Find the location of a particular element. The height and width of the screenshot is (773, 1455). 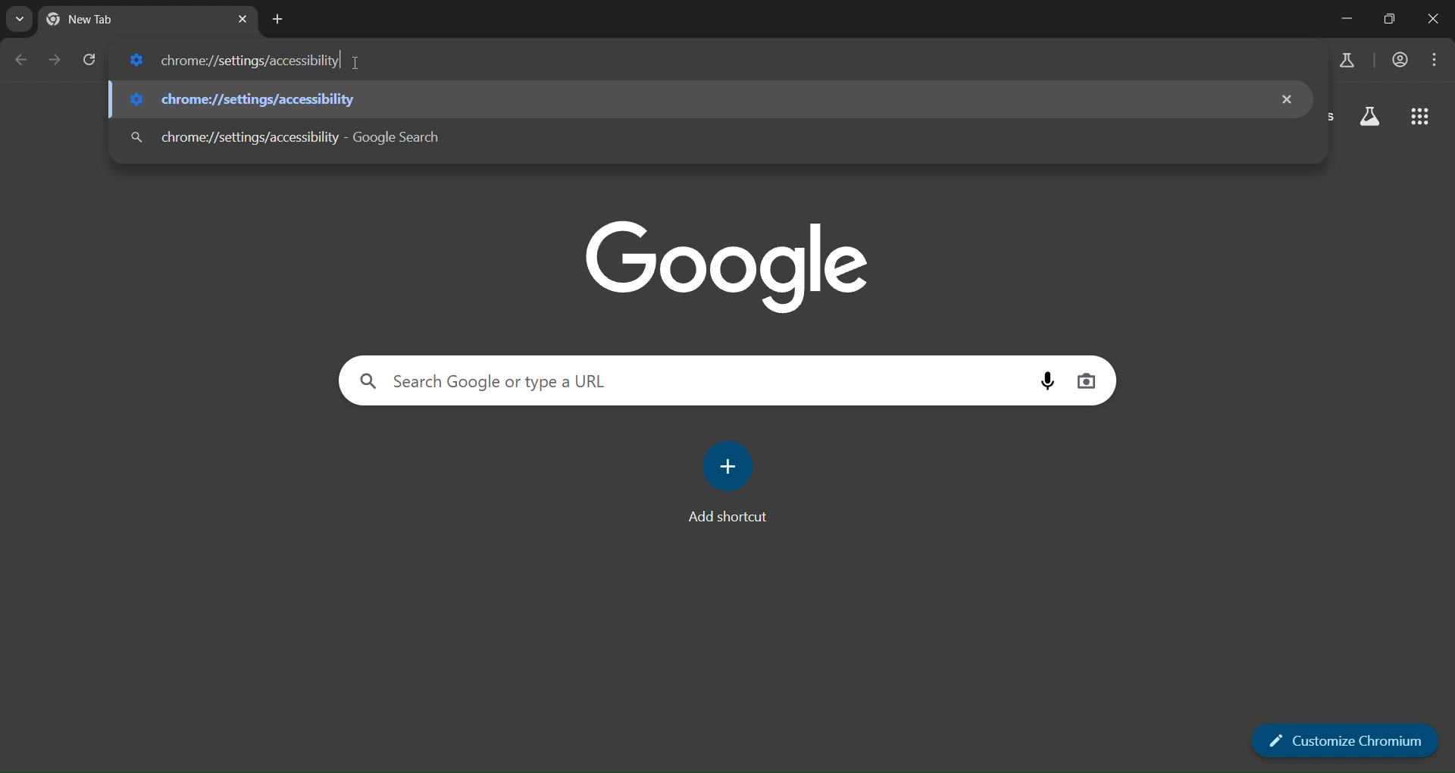

image search is located at coordinates (1089, 380).